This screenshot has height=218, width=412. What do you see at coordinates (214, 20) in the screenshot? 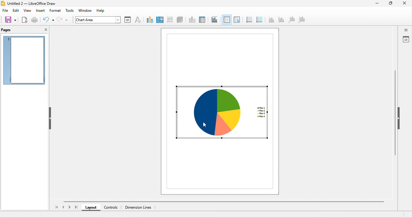
I see `titles` at bounding box center [214, 20].